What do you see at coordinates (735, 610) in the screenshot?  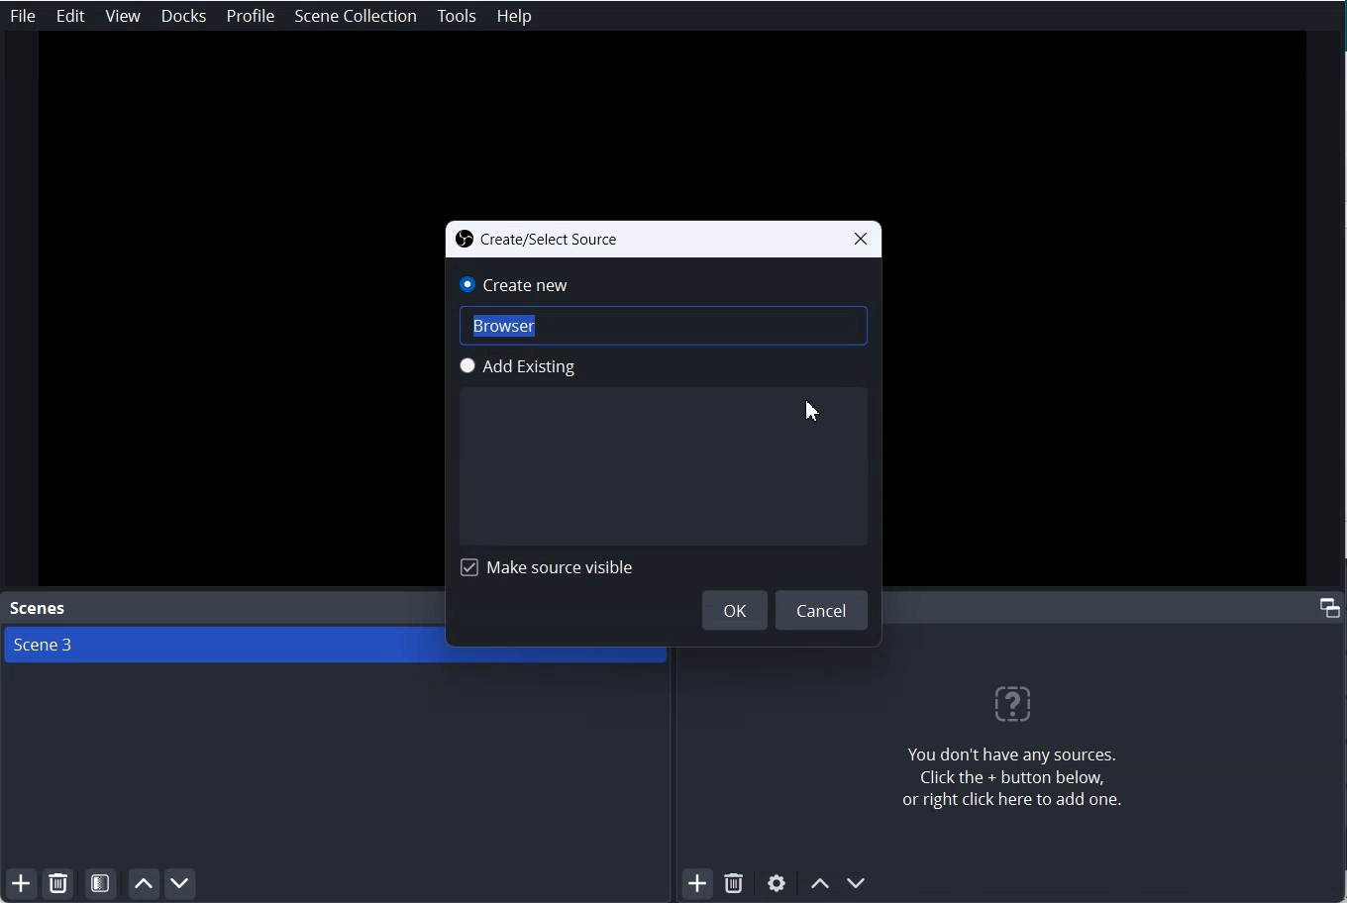 I see `OK` at bounding box center [735, 610].